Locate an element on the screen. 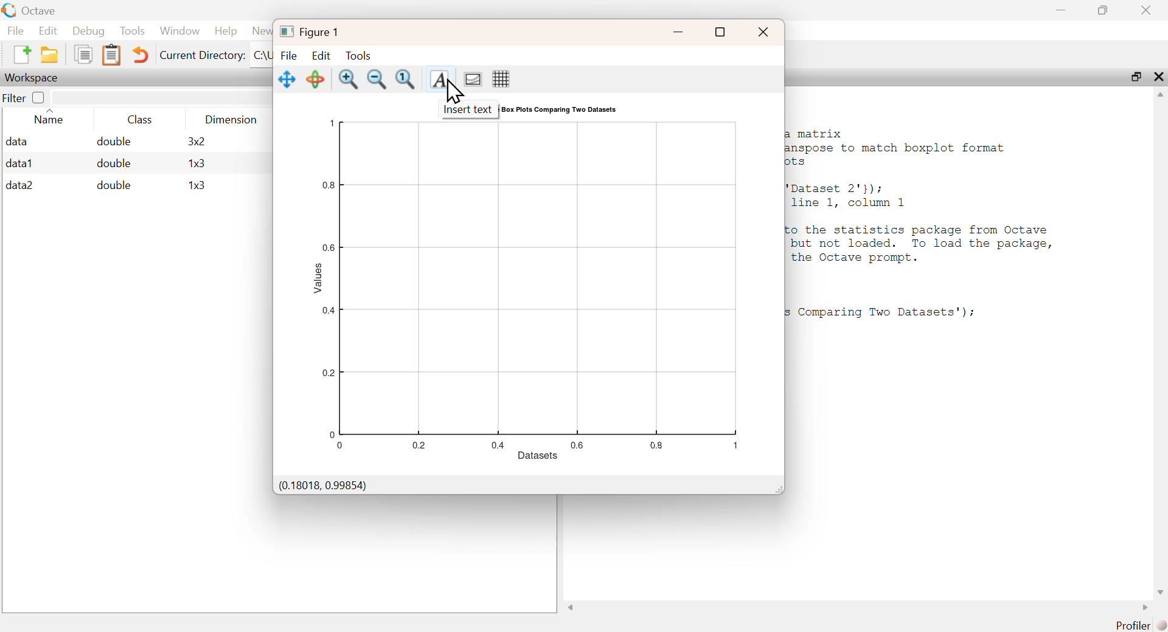 Image resolution: width=1168 pixels, height=632 pixels. News is located at coordinates (260, 31).